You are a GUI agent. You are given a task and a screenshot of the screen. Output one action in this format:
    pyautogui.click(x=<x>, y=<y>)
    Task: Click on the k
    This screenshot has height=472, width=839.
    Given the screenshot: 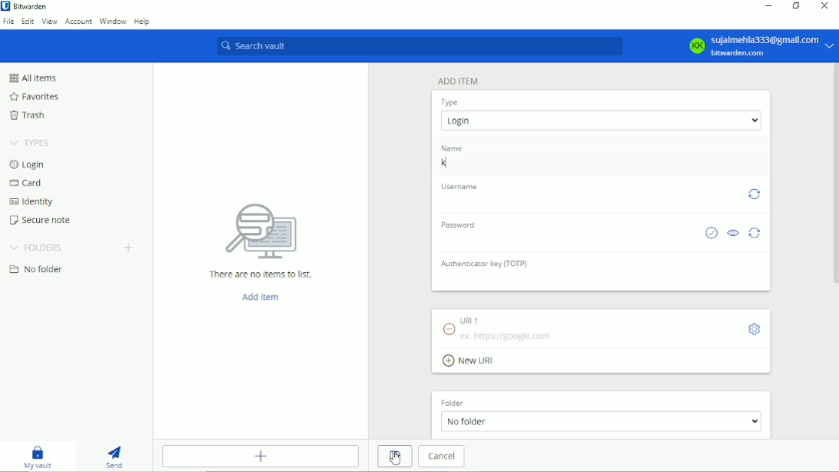 What is the action you would take?
    pyautogui.click(x=595, y=165)
    